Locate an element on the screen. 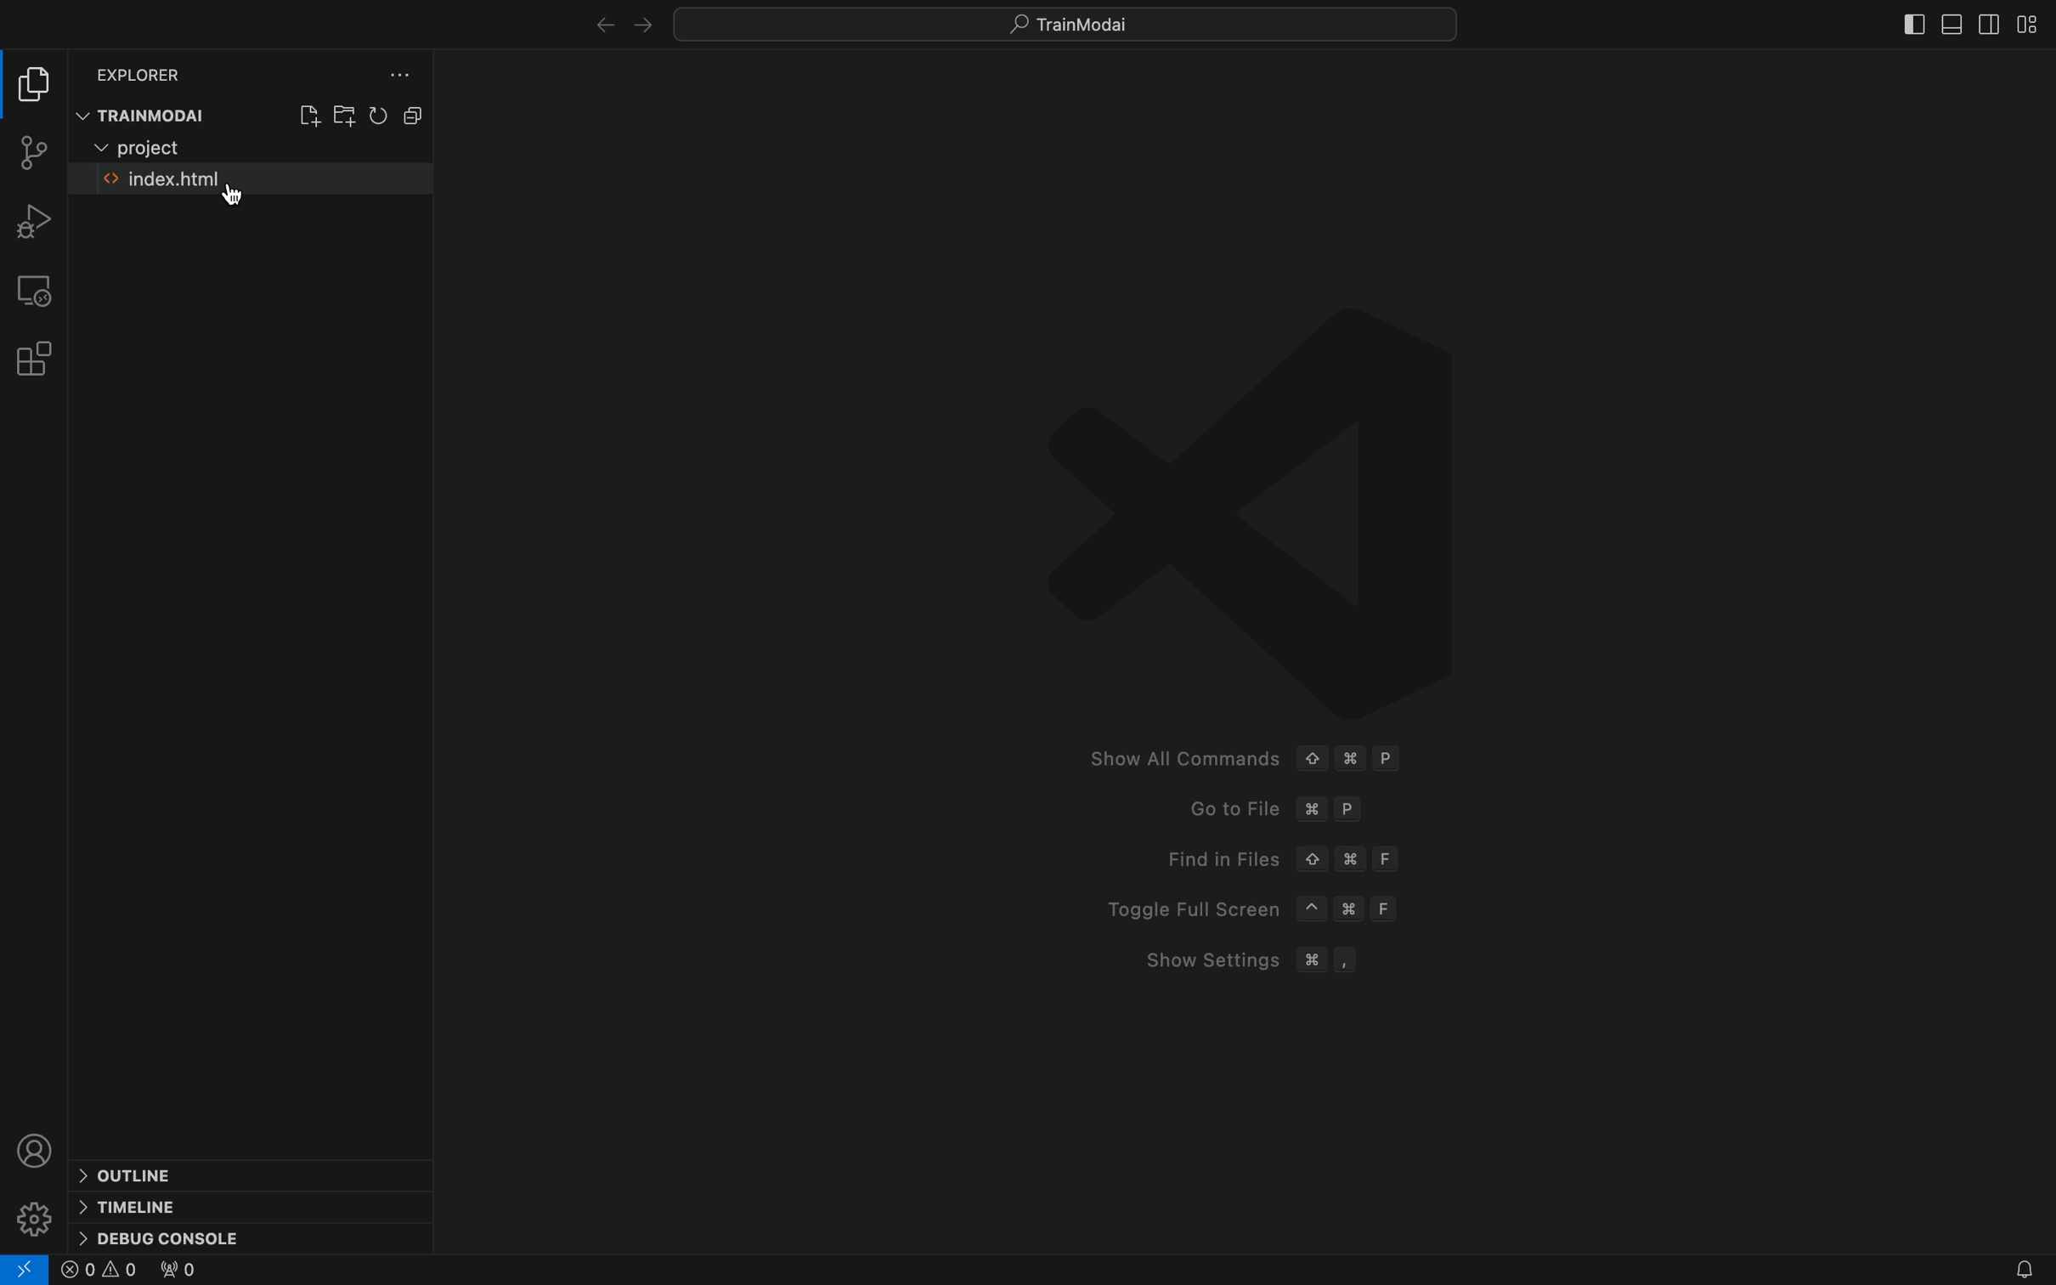 Image resolution: width=2056 pixels, height=1285 pixels. copy  is located at coordinates (425, 114).